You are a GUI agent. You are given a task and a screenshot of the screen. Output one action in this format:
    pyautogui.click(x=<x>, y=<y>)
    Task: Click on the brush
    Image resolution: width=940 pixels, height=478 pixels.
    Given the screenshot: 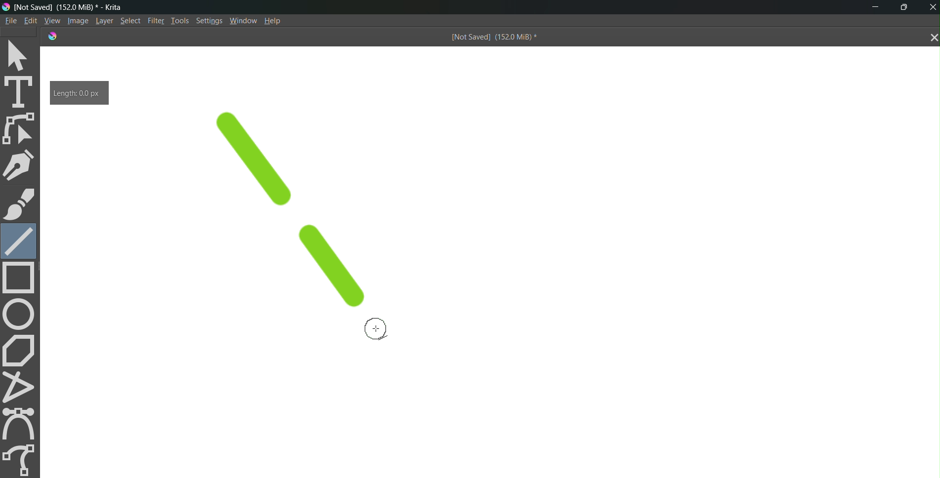 What is the action you would take?
    pyautogui.click(x=19, y=204)
    